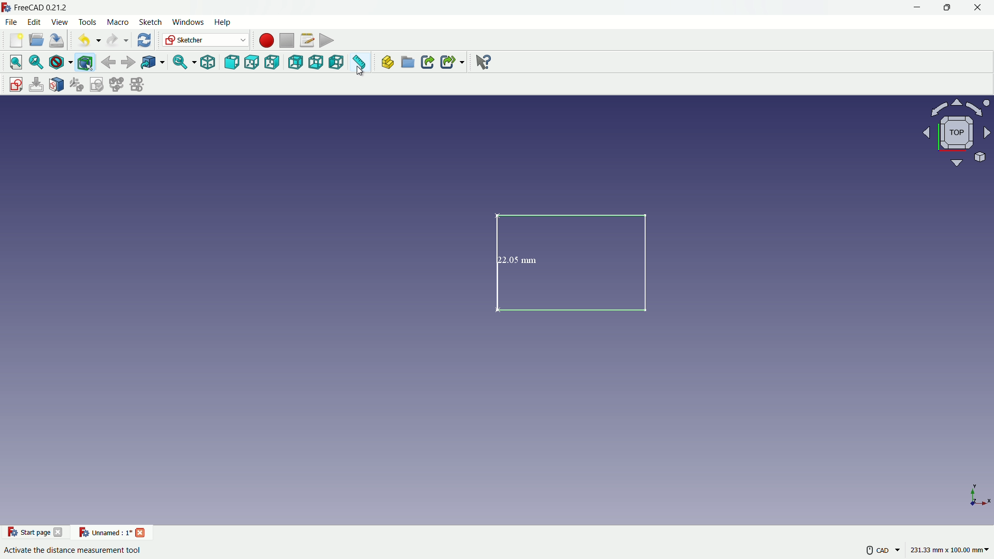  Describe the element at coordinates (108, 62) in the screenshot. I see `back` at that location.